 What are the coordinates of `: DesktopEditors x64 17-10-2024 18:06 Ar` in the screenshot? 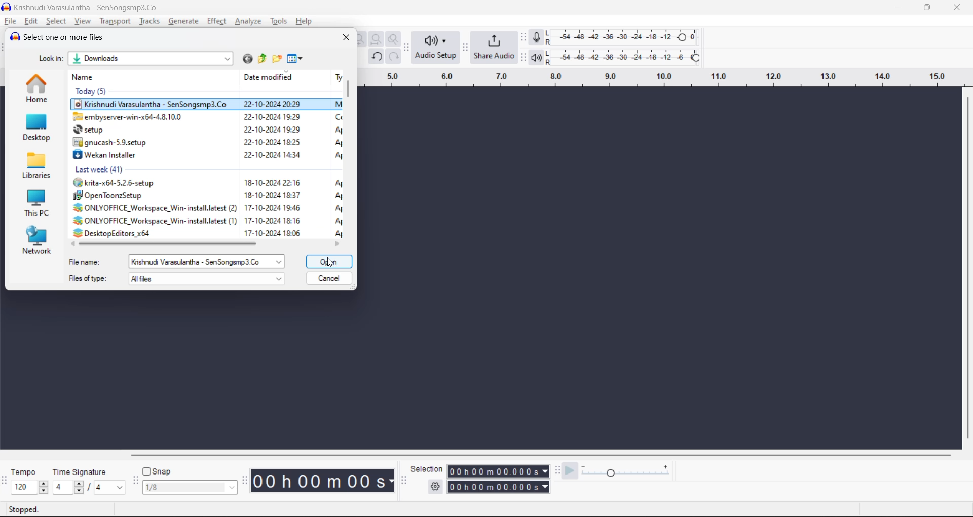 It's located at (208, 233).